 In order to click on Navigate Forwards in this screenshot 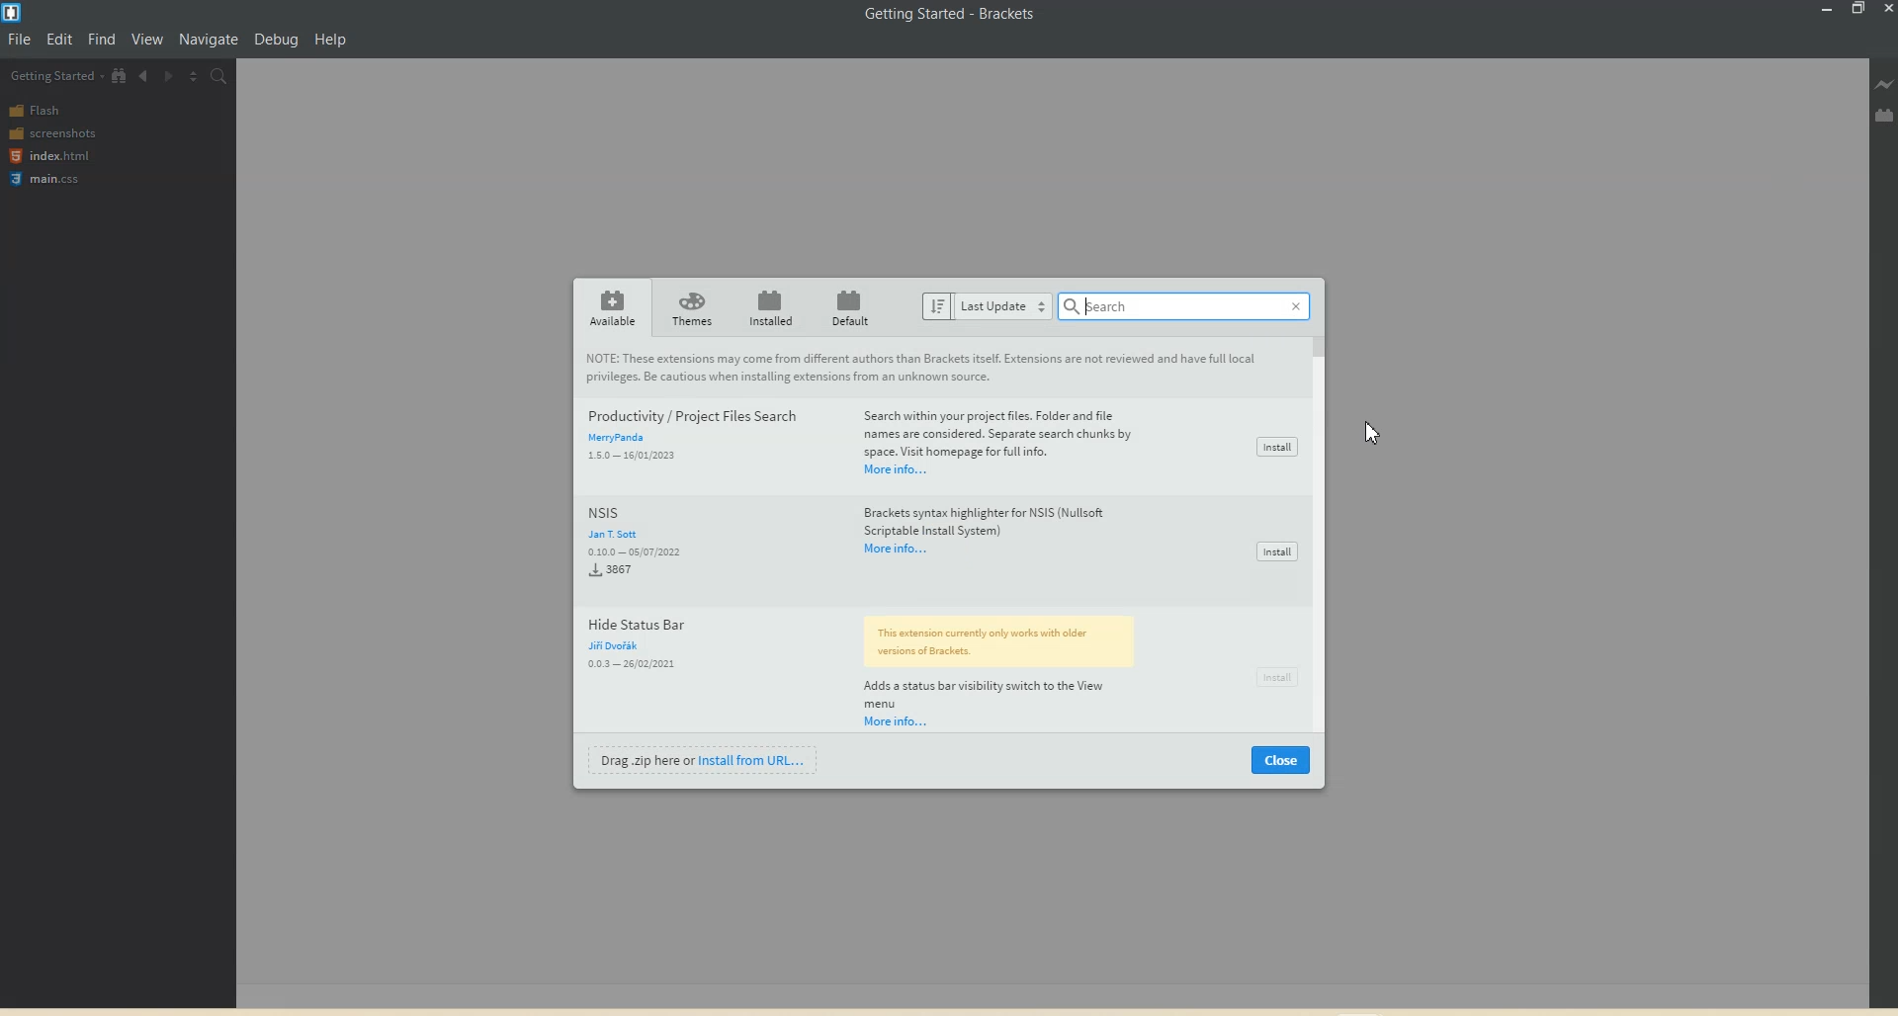, I will do `click(168, 75)`.